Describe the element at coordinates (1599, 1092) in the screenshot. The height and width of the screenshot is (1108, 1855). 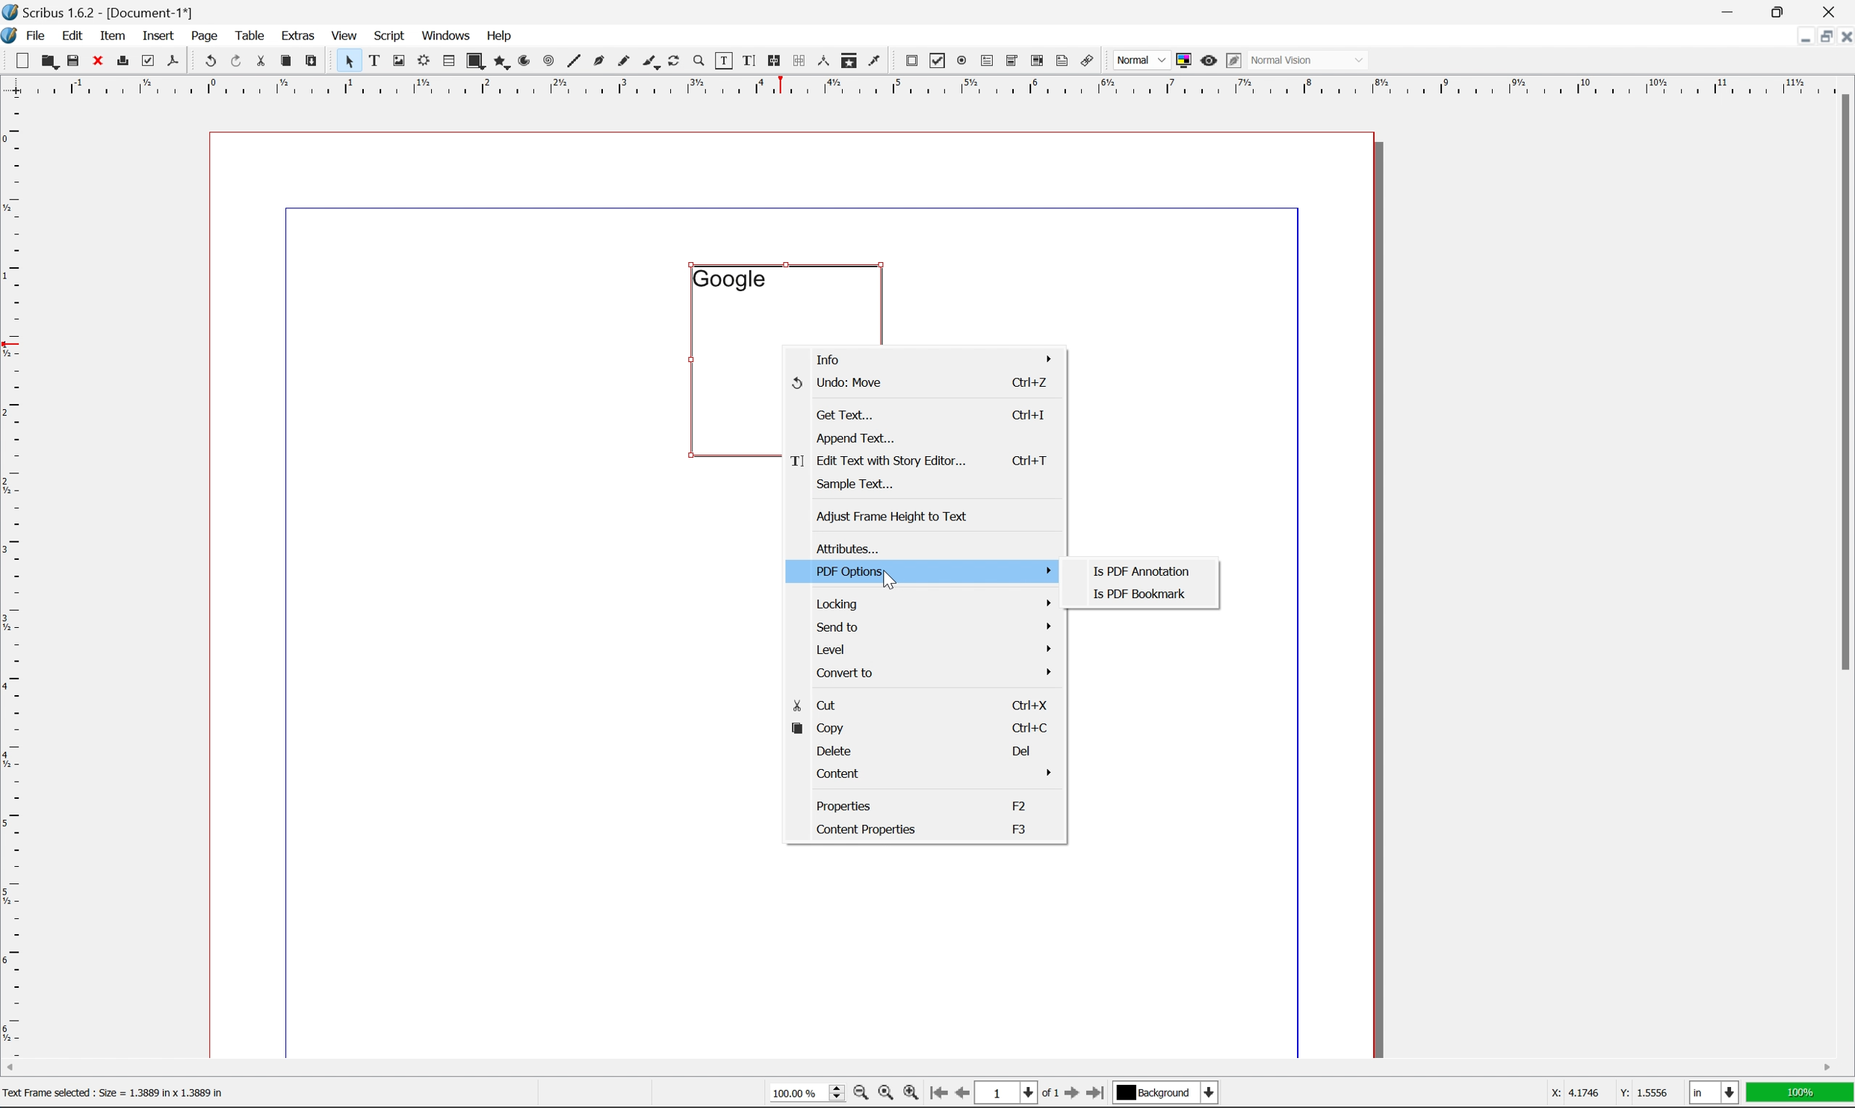
I see `coordinates` at that location.